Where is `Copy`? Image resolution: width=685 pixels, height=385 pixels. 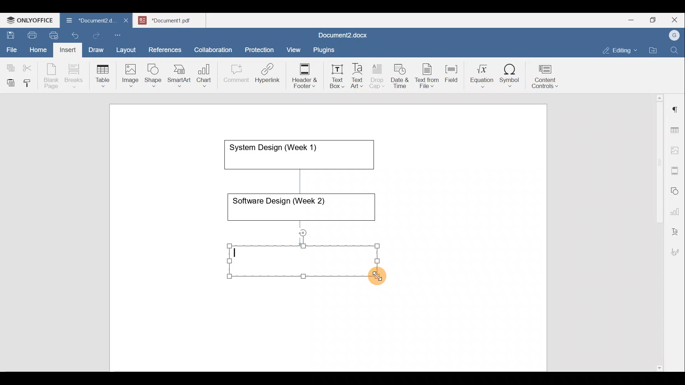
Copy is located at coordinates (9, 66).